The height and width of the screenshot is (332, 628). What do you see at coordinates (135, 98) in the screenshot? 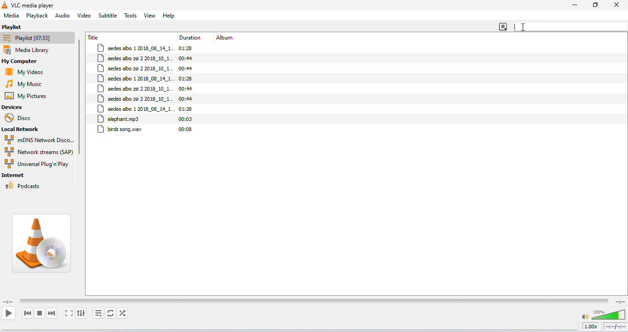
I see `aedes albo zsi 2 2018_08_10_1` at bounding box center [135, 98].